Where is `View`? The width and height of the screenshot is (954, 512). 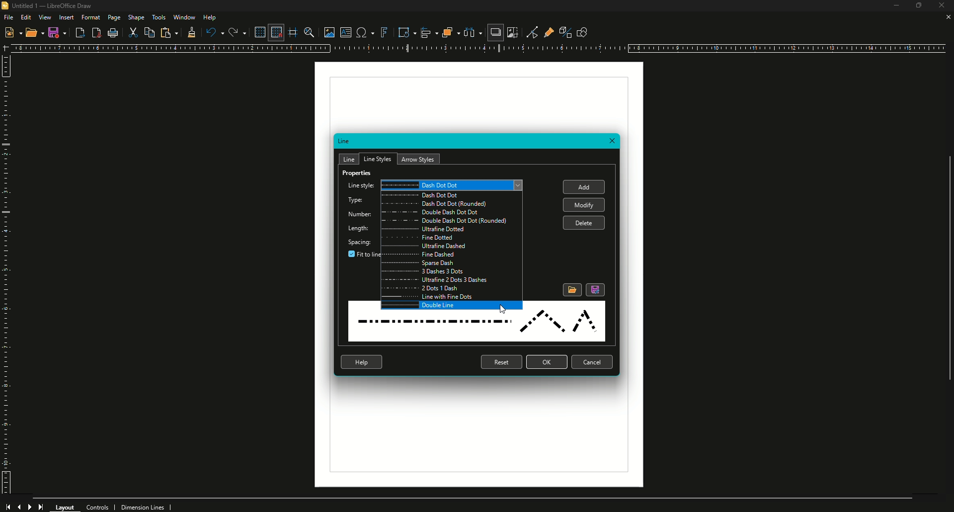
View is located at coordinates (45, 17).